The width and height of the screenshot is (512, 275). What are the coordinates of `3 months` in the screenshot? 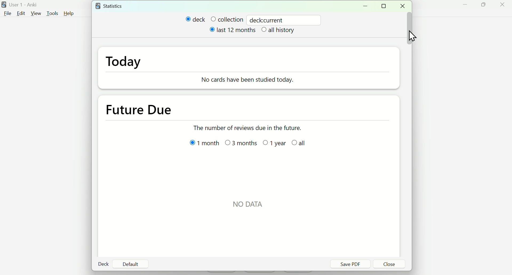 It's located at (242, 143).